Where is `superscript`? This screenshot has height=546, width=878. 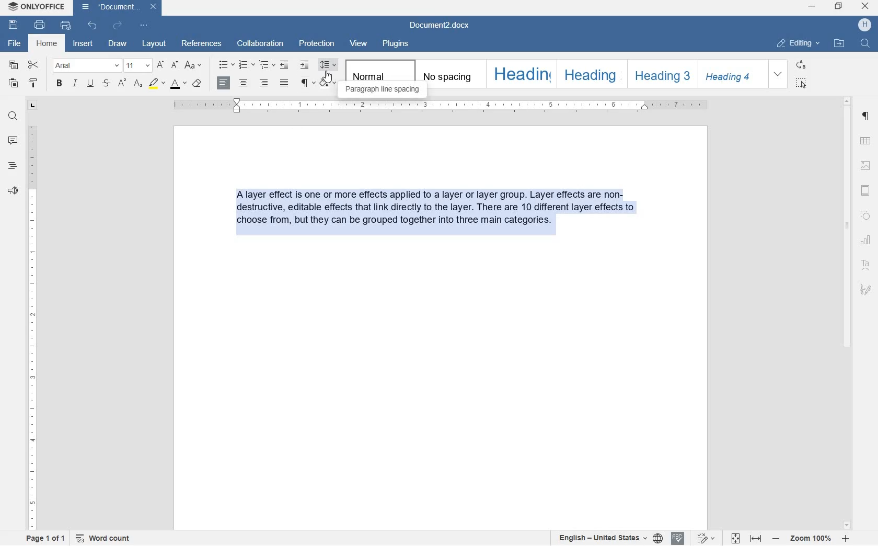 superscript is located at coordinates (122, 84).